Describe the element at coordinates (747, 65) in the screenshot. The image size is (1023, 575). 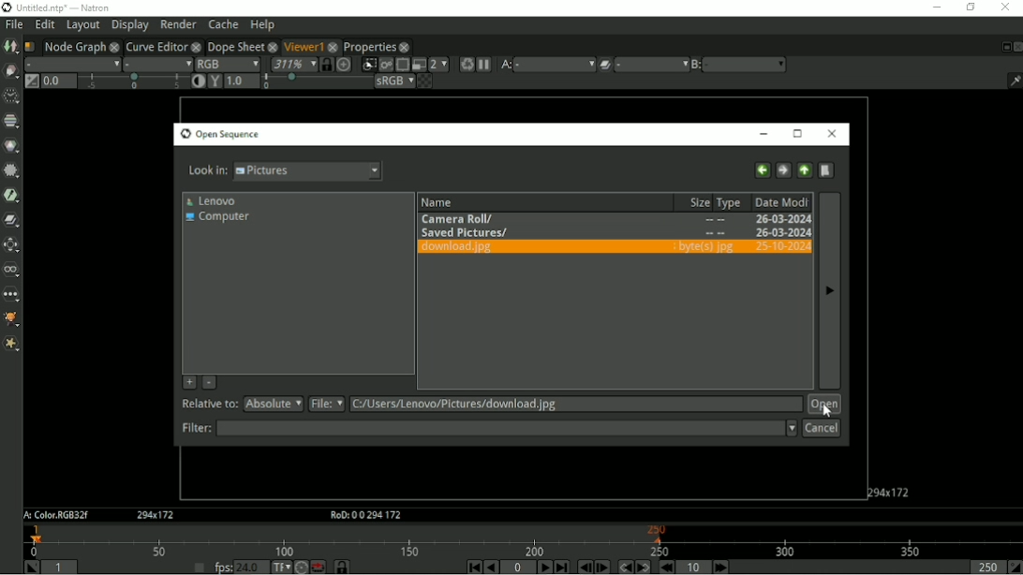
I see `b menu` at that location.